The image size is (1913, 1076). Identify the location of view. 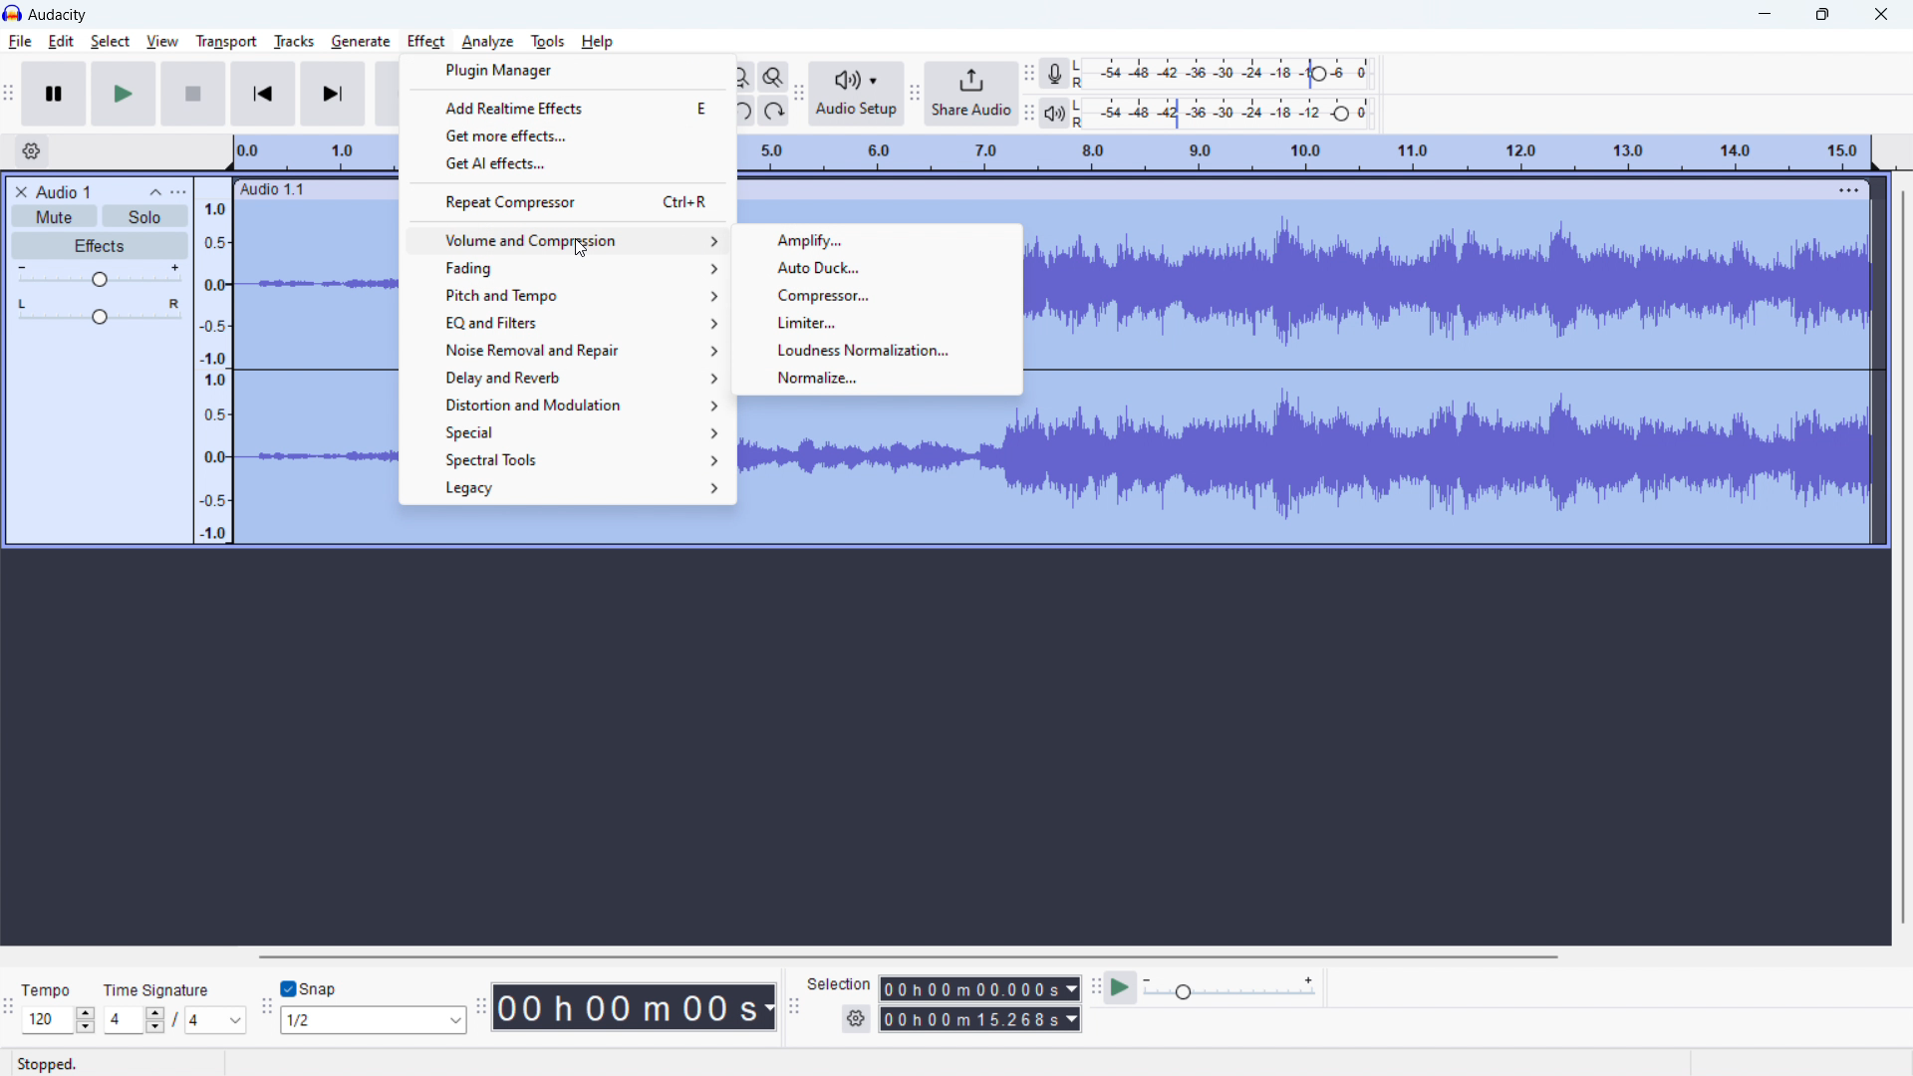
(162, 42).